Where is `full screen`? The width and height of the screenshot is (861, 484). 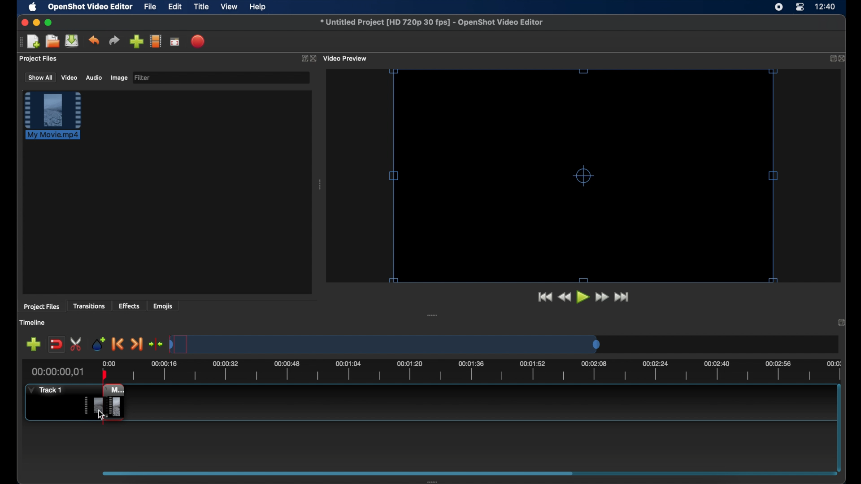 full screen is located at coordinates (174, 42).